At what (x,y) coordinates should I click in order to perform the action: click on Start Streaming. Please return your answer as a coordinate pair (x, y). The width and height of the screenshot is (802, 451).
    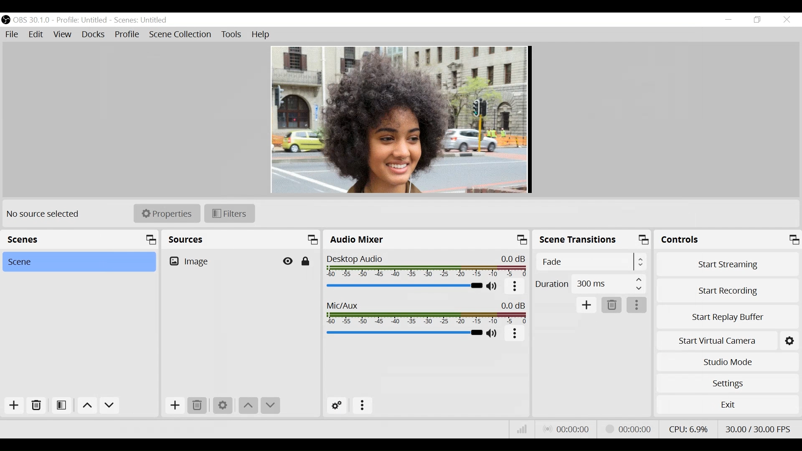
    Looking at the image, I should click on (726, 264).